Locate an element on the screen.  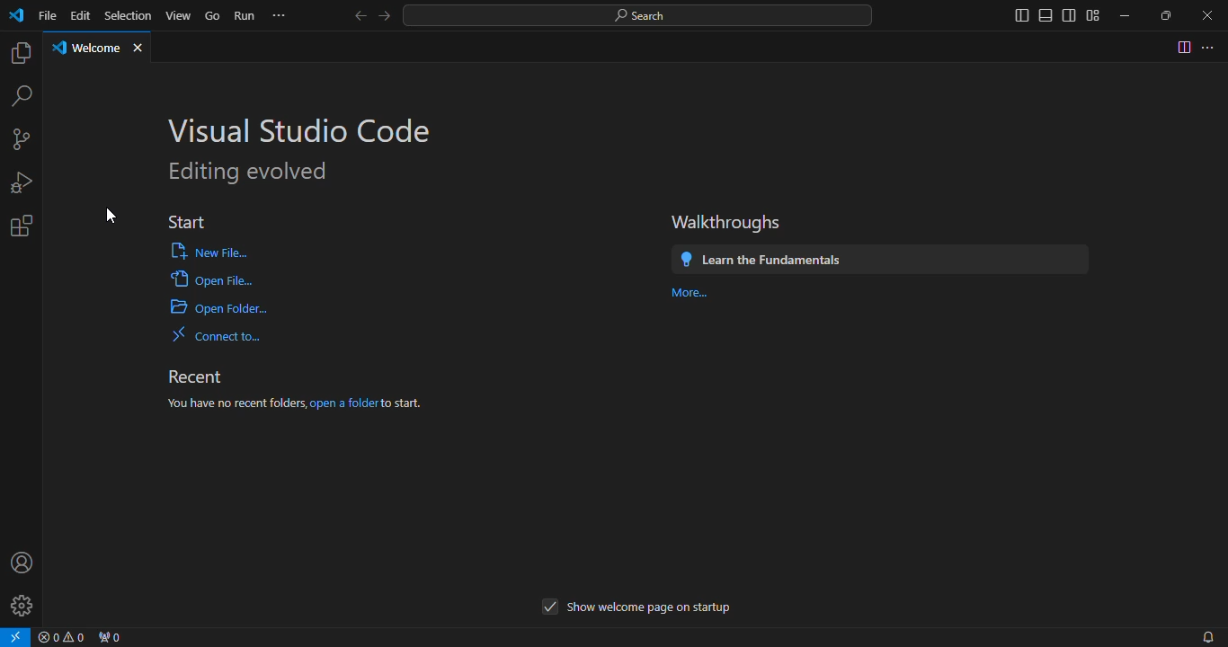
New File is located at coordinates (204, 252).